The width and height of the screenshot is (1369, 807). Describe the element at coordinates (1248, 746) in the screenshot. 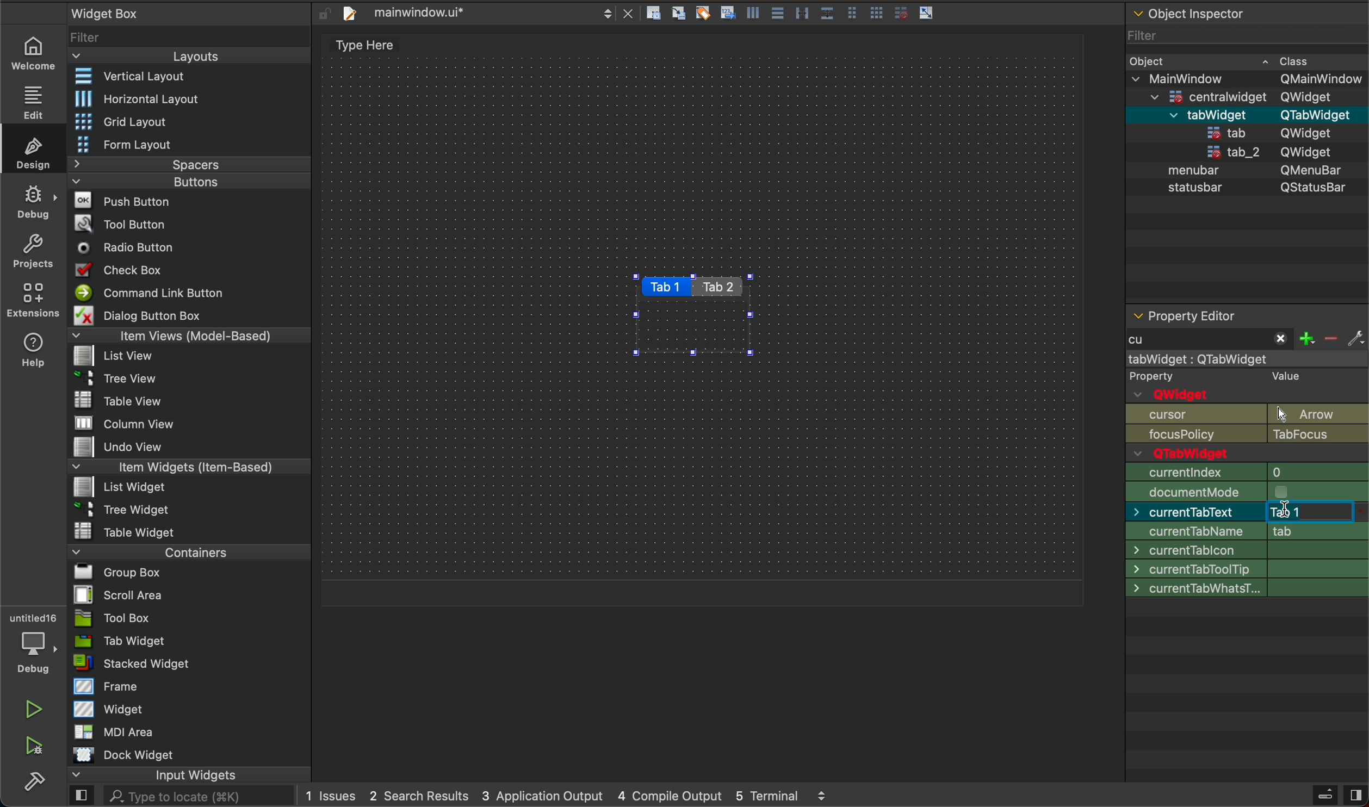

I see `window title` at that location.